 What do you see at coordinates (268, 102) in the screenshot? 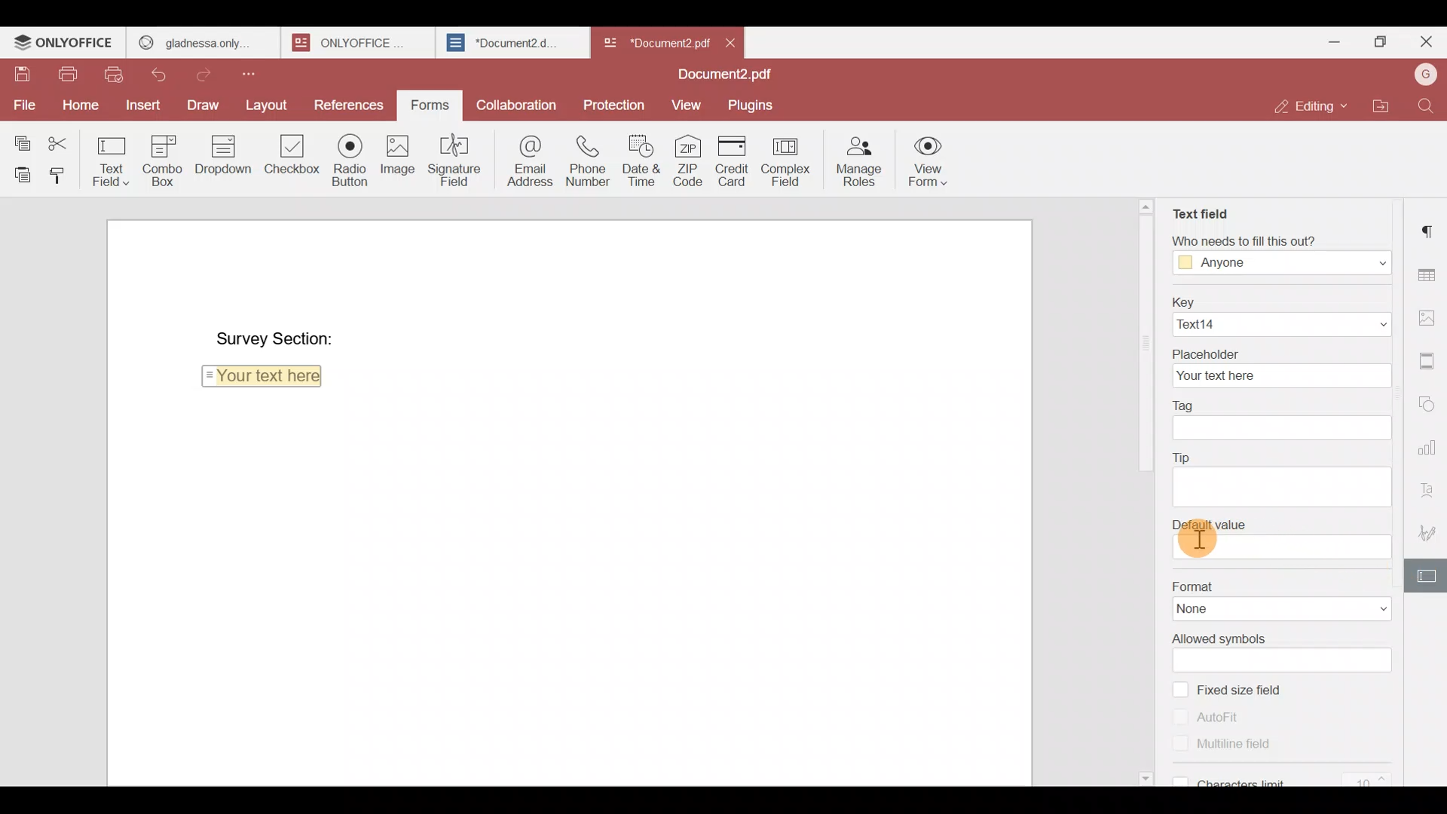
I see `Layout` at bounding box center [268, 102].